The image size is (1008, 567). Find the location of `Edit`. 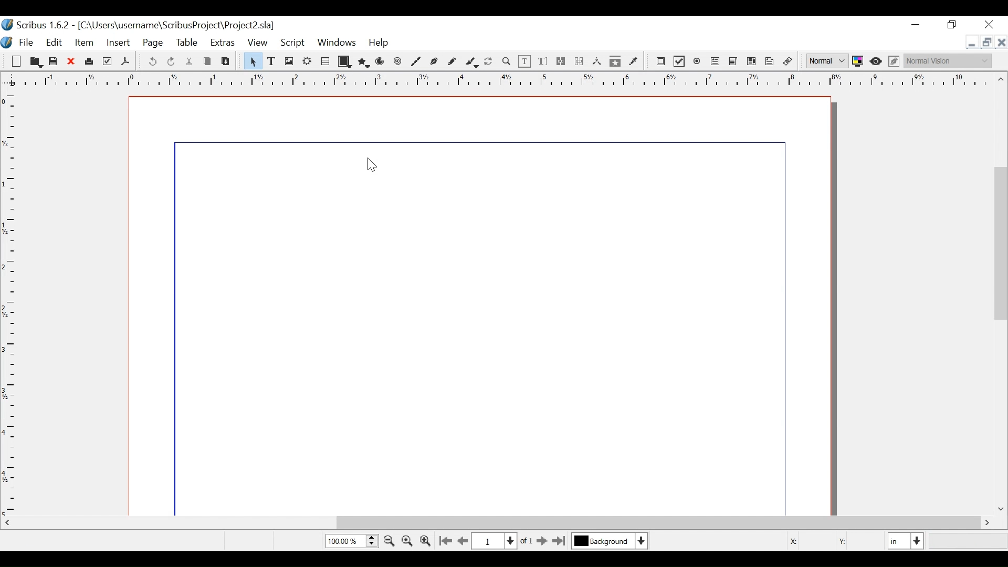

Edit is located at coordinates (51, 43).